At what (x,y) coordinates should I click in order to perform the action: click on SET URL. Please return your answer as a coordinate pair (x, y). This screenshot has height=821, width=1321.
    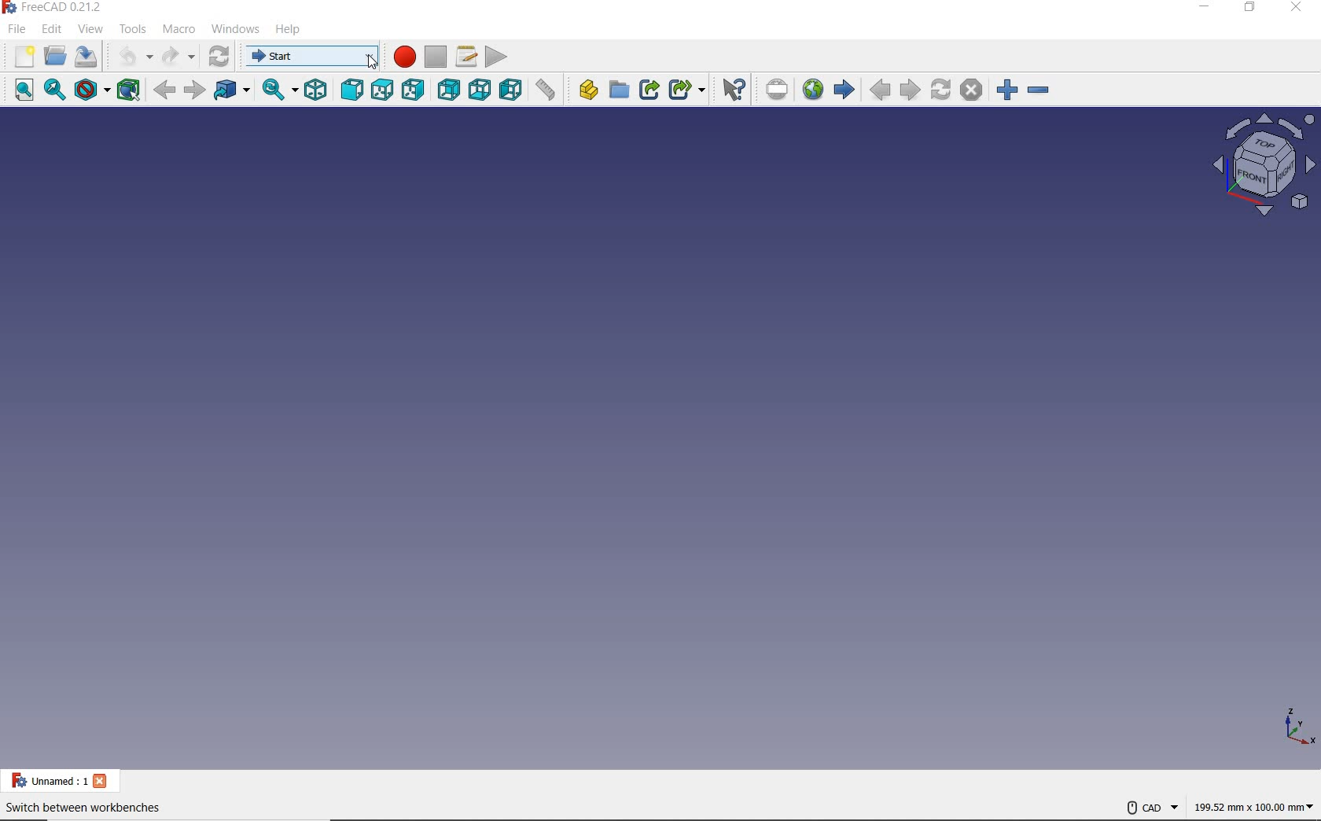
    Looking at the image, I should click on (774, 87).